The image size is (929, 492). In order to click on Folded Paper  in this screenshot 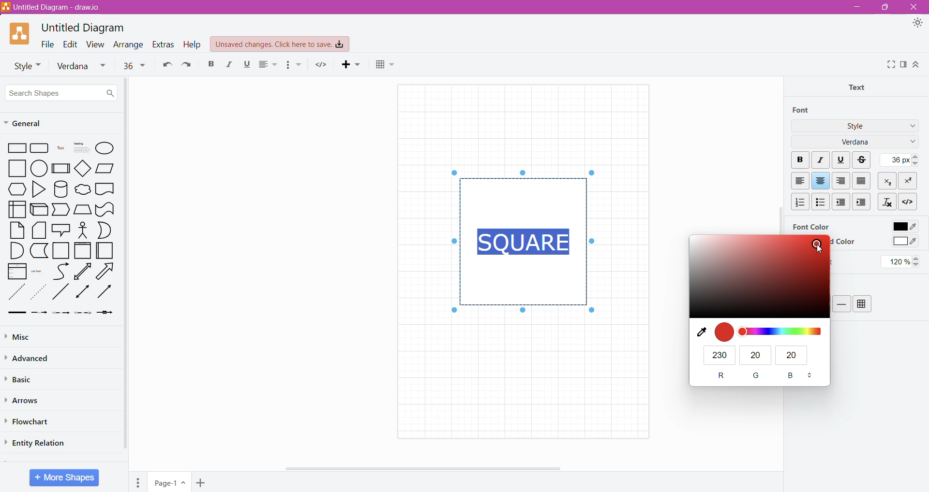, I will do `click(105, 251)`.